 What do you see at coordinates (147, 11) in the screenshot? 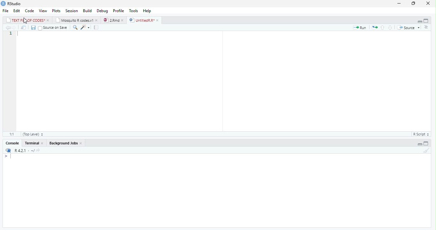
I see `Help` at bounding box center [147, 11].